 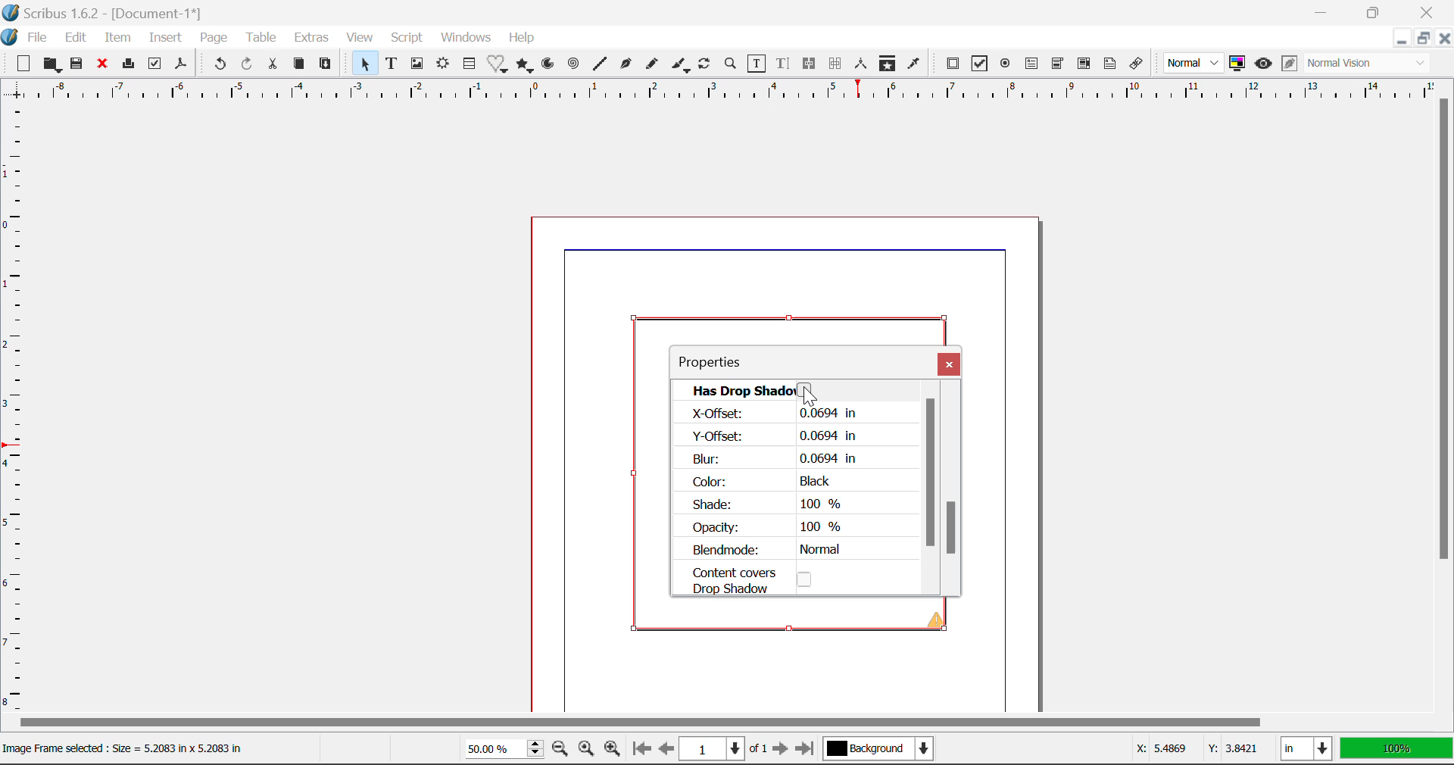 What do you see at coordinates (132, 748) in the screenshot?
I see `Image Frame selected : Size = 5.2083 in x 5.2083 in` at bounding box center [132, 748].